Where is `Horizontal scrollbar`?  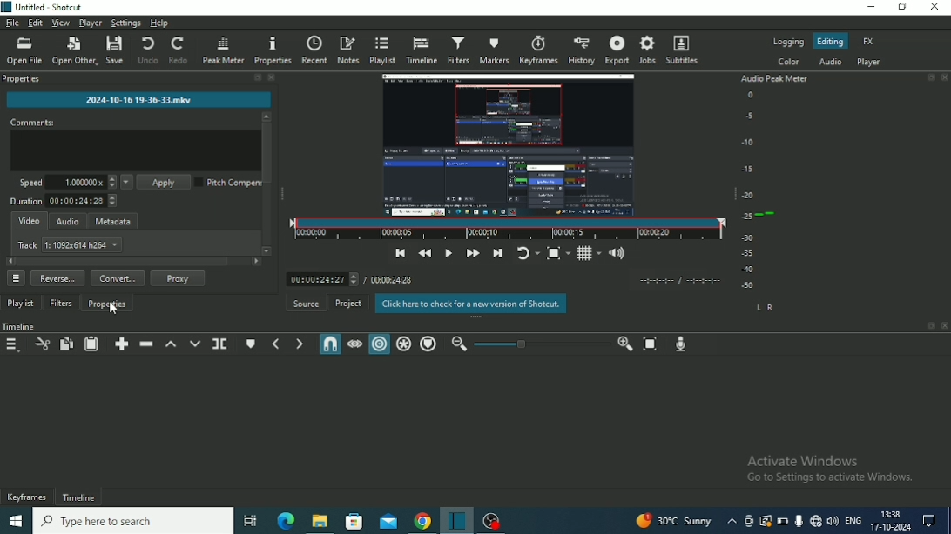
Horizontal scrollbar is located at coordinates (124, 261).